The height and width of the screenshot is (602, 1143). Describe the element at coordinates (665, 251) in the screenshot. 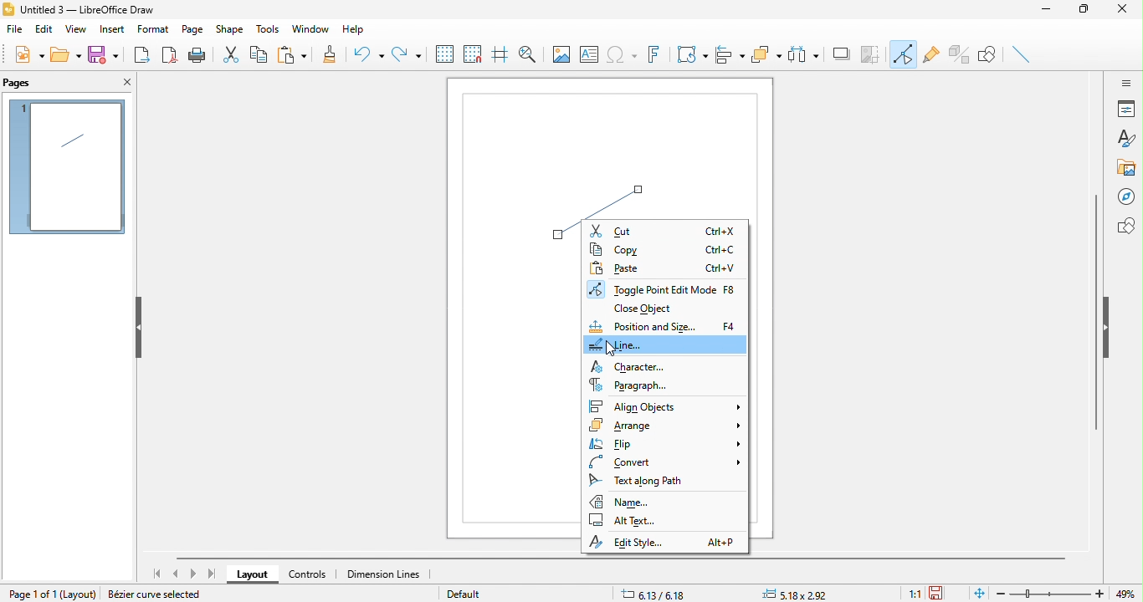

I see `copy` at that location.